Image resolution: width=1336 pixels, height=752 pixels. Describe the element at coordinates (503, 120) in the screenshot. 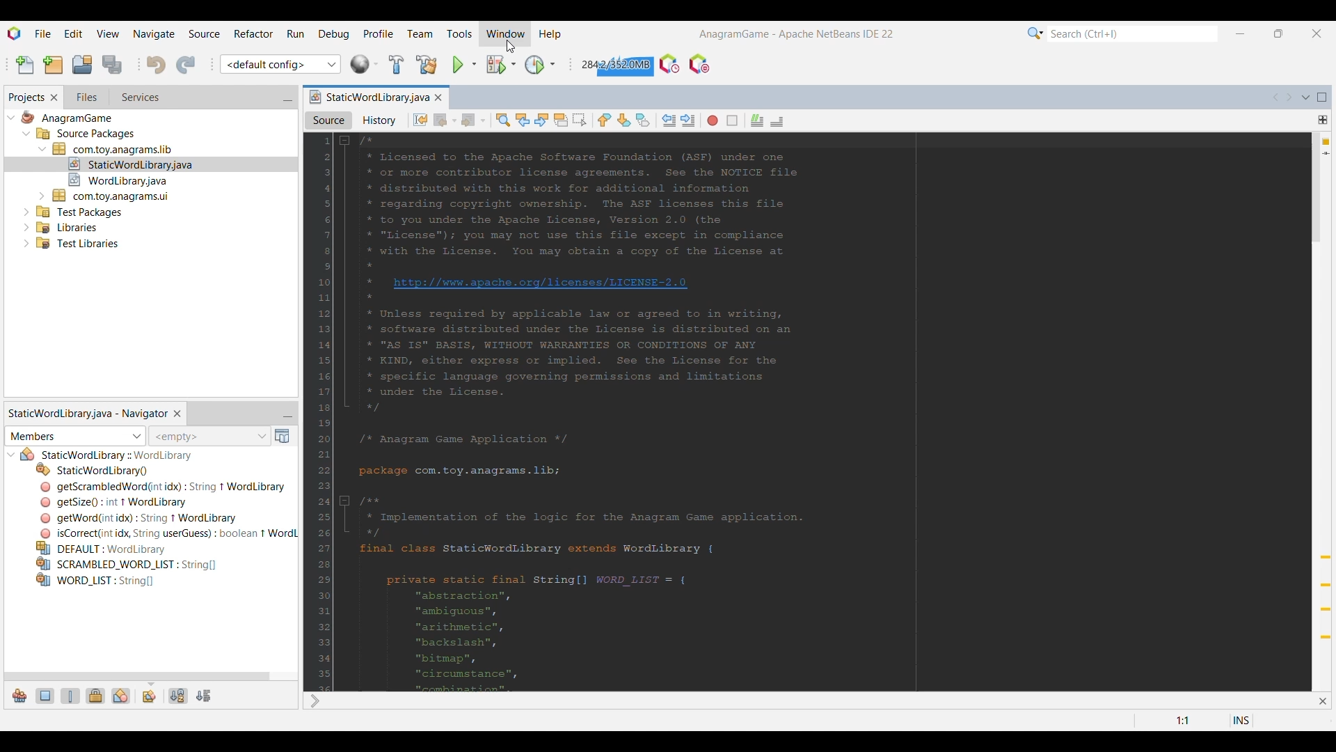

I see `Find selection` at that location.